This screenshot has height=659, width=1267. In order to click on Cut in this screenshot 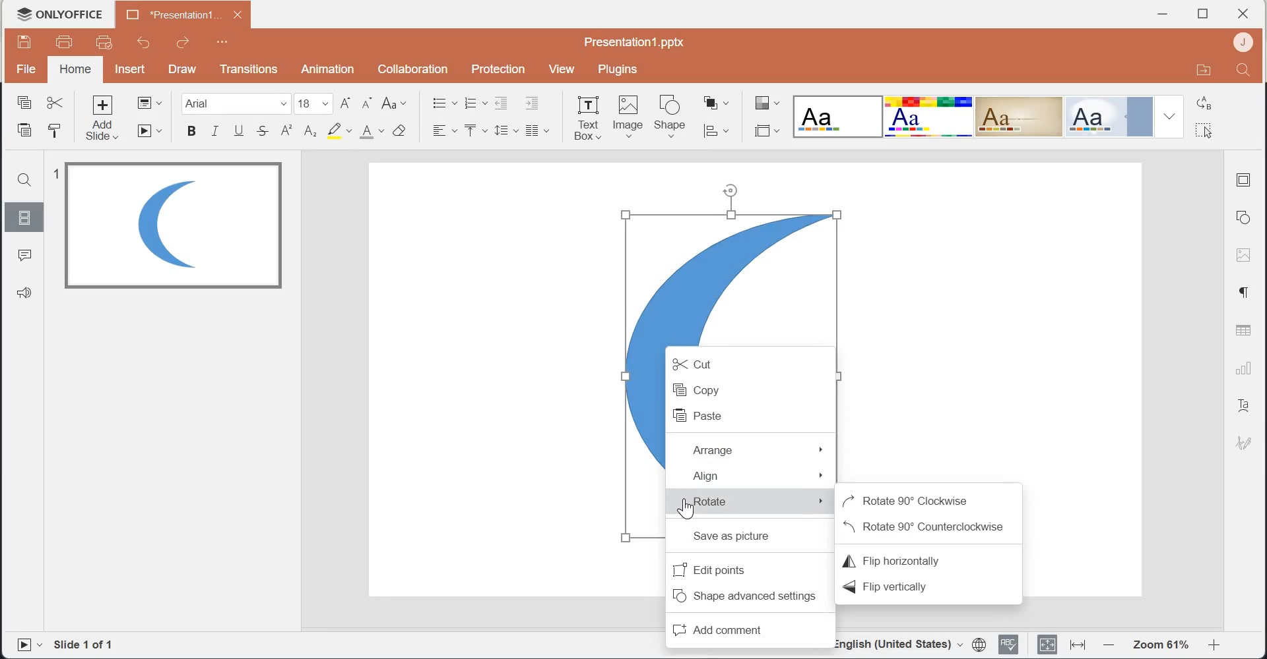, I will do `click(749, 360)`.